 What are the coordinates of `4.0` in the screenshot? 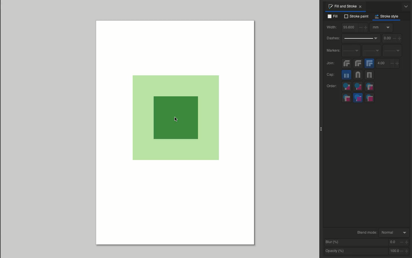 It's located at (388, 64).